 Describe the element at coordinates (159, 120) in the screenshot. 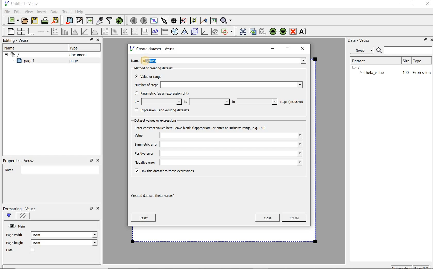

I see `Dataset values or expressions` at that location.